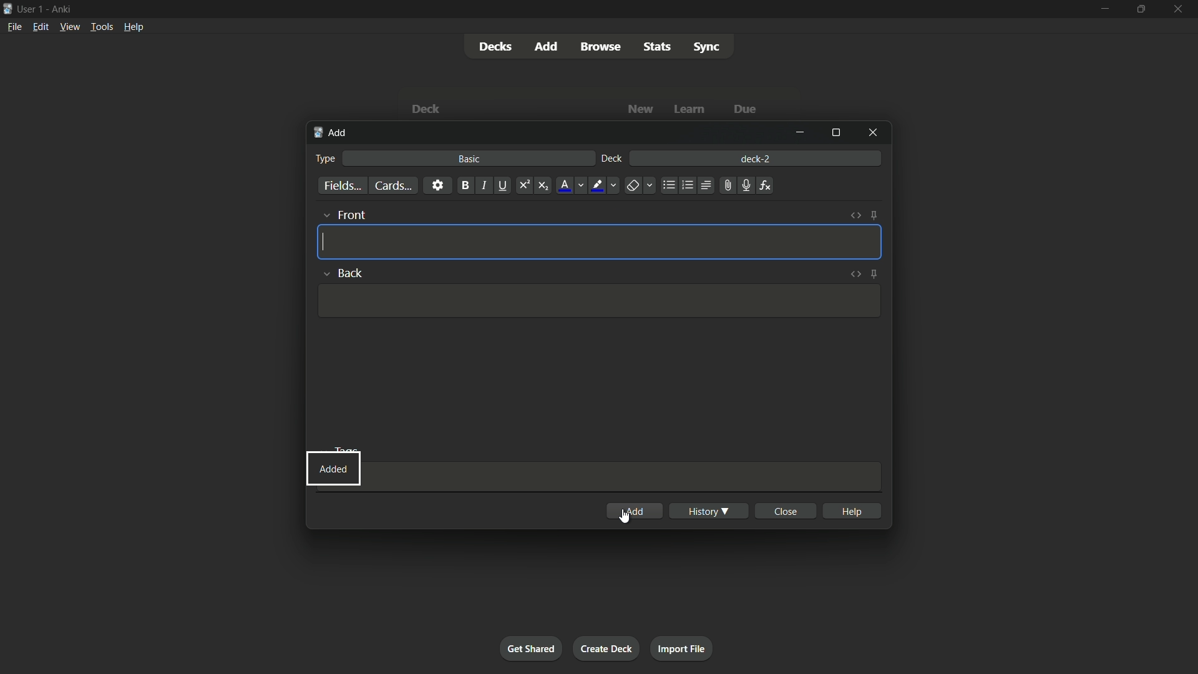 This screenshot has width=1198, height=674. I want to click on help menu, so click(134, 26).